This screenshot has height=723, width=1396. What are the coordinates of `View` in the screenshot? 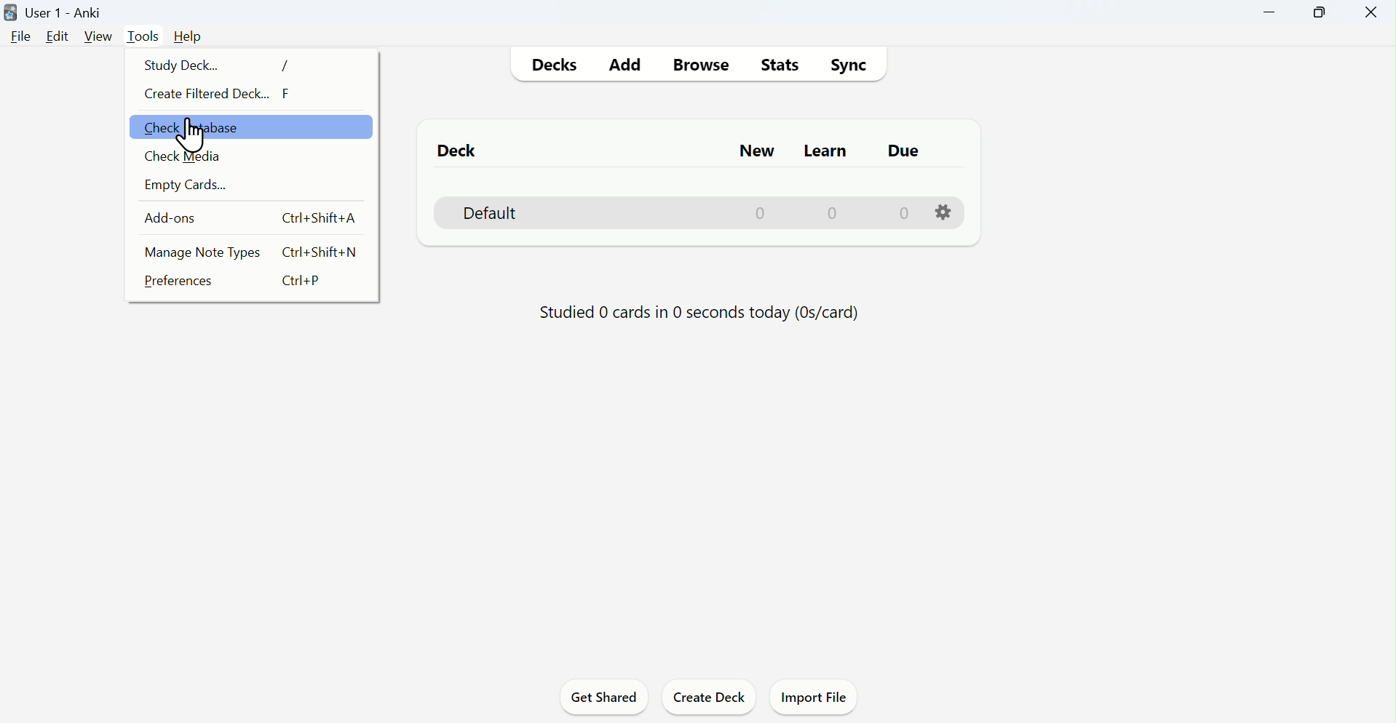 It's located at (99, 36).